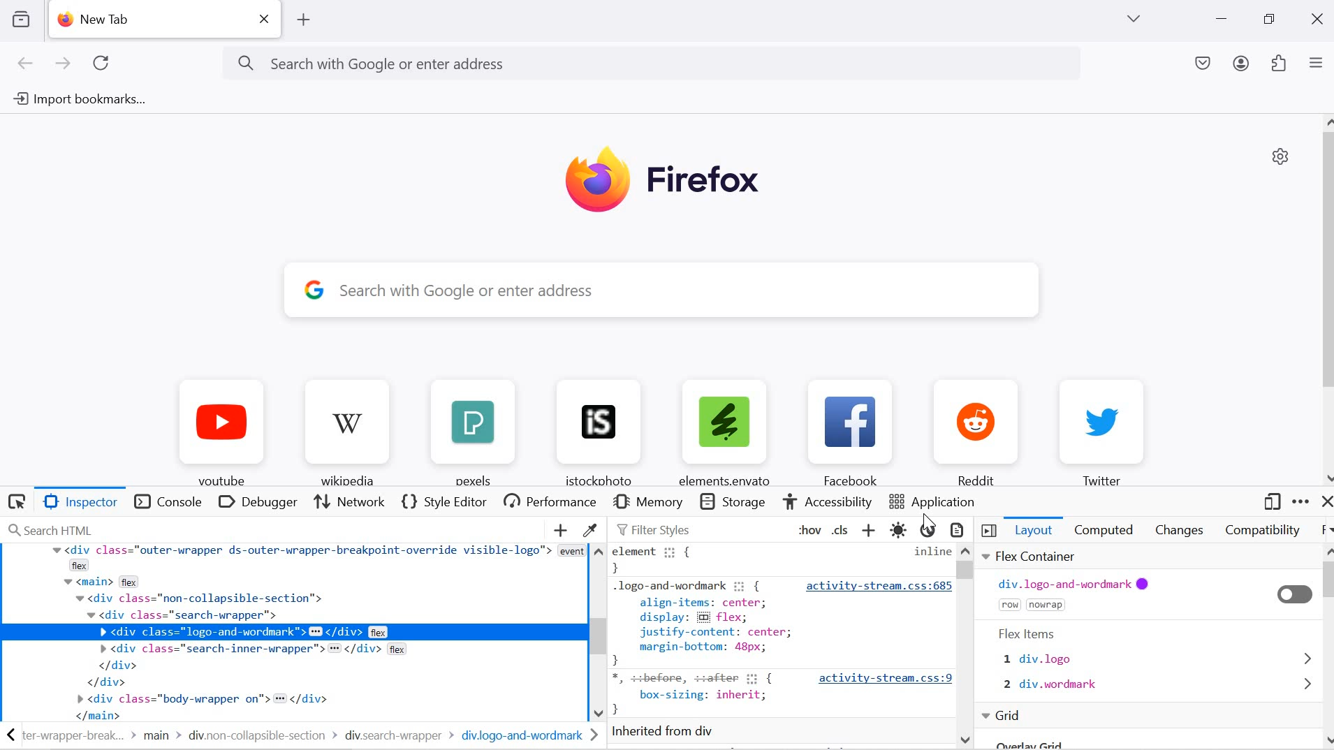 The image size is (1334, 750). Describe the element at coordinates (1099, 425) in the screenshot. I see `Twitter` at that location.